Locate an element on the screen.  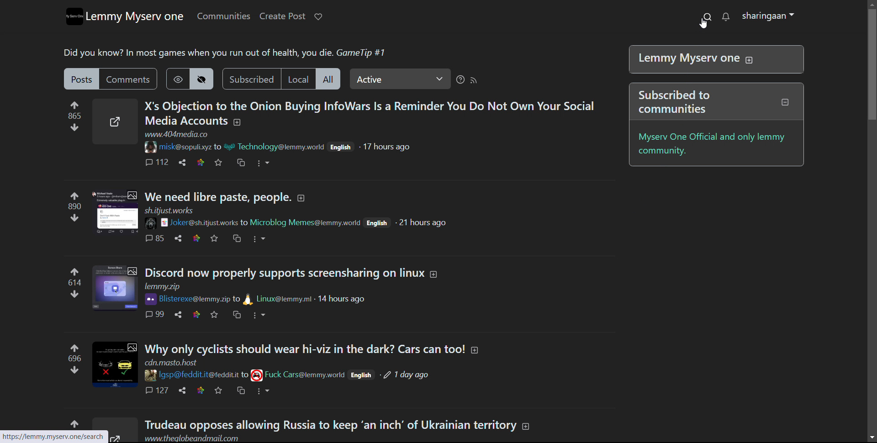
link is located at coordinates (196, 314).